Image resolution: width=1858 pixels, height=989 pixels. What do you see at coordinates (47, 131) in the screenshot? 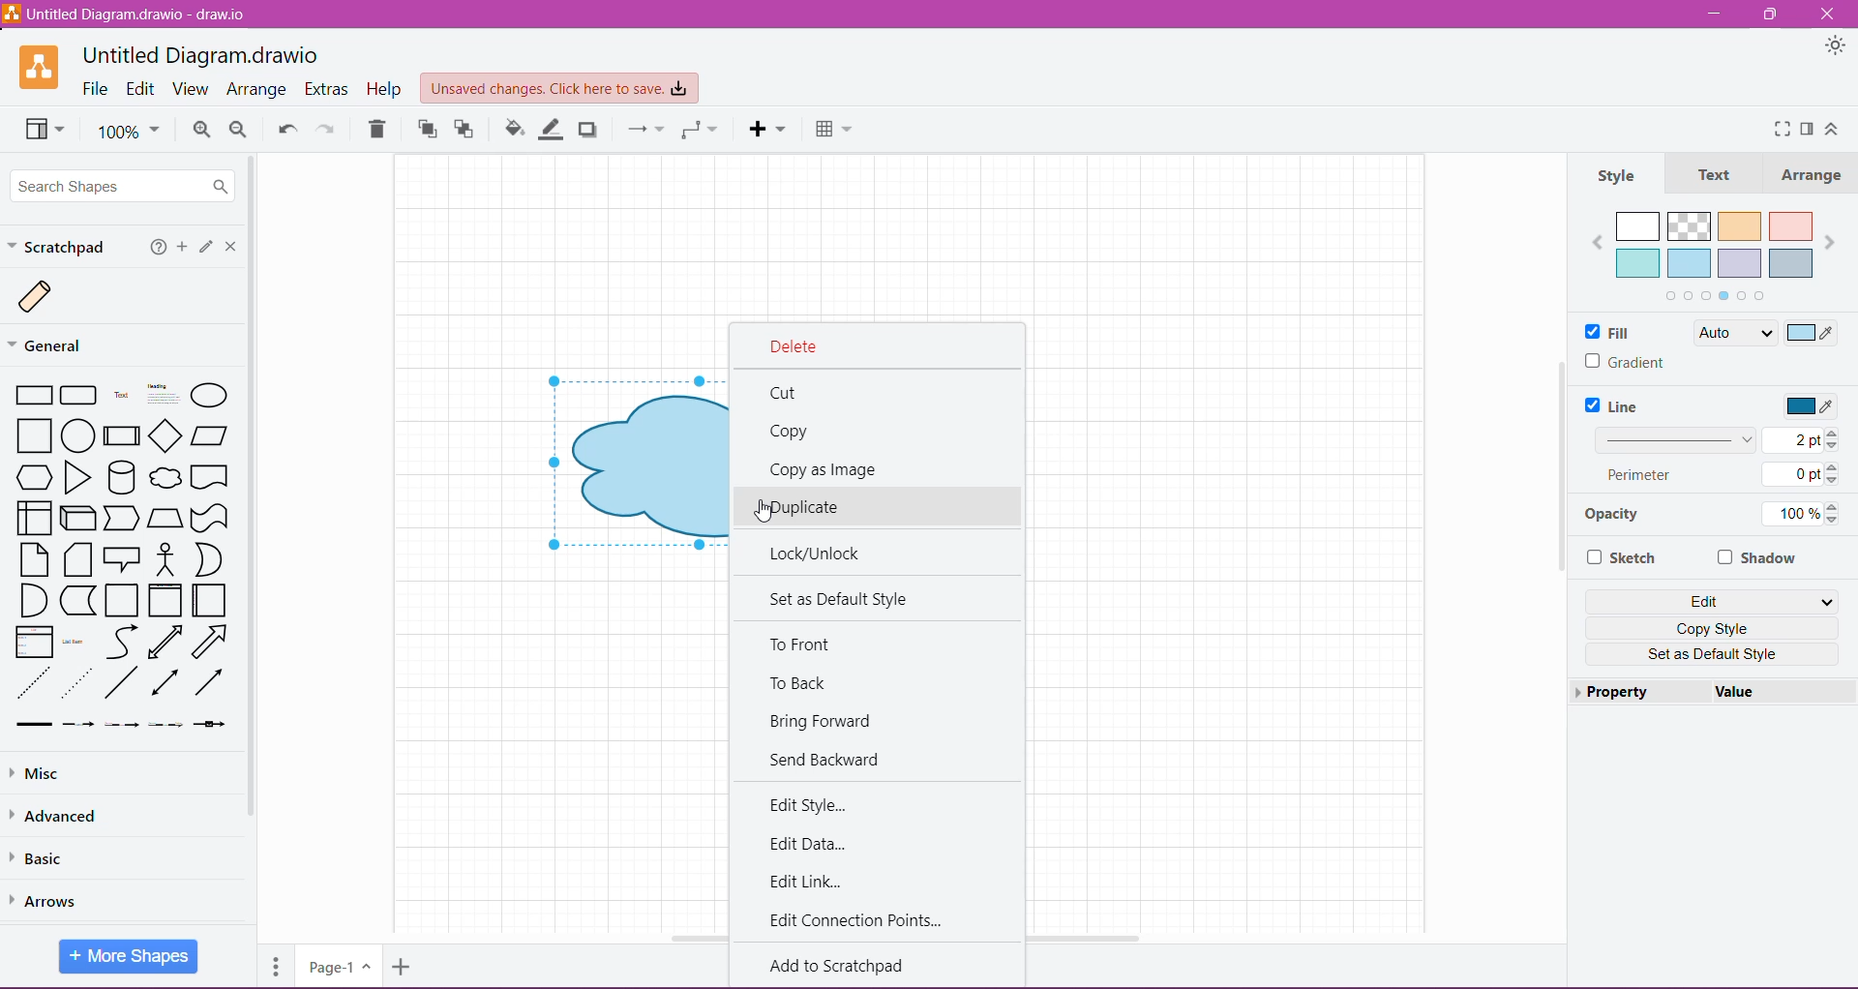
I see `View` at bounding box center [47, 131].